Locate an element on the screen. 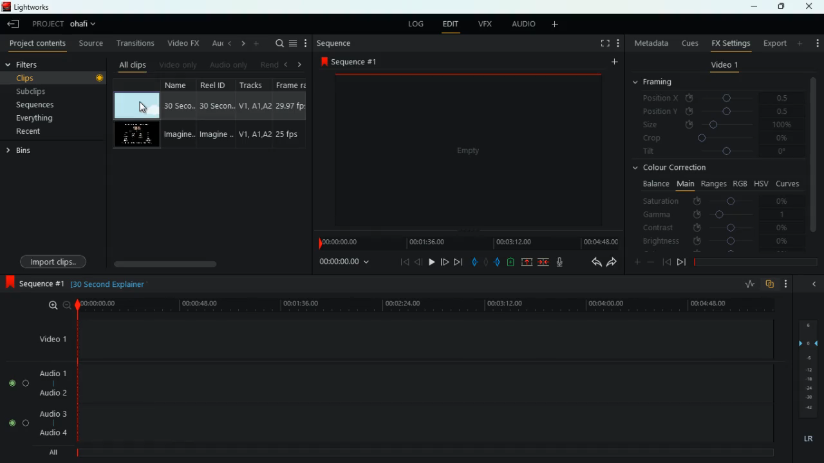 This screenshot has width=824, height=463. forward is located at coordinates (612, 262).